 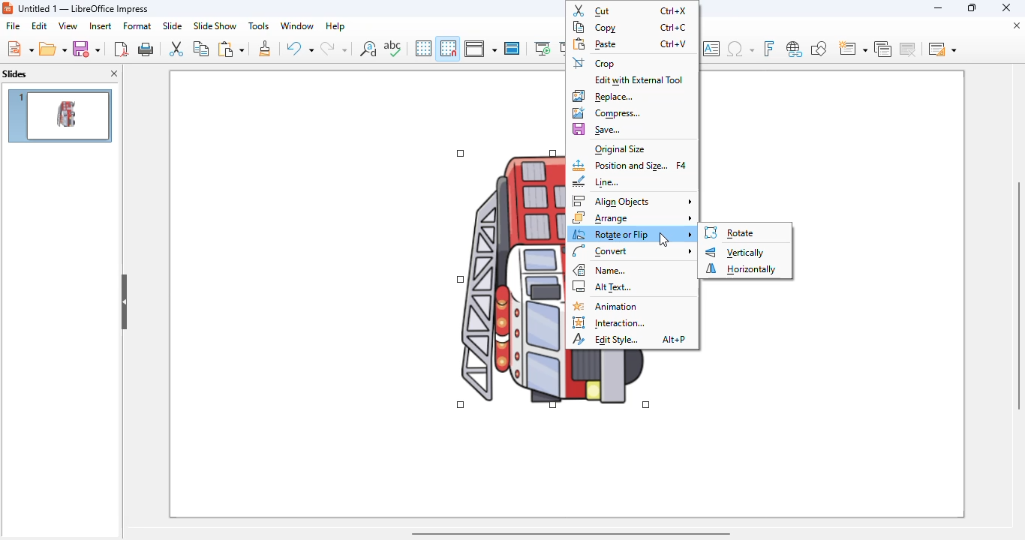 What do you see at coordinates (664, 239) in the screenshot?
I see `cursor` at bounding box center [664, 239].